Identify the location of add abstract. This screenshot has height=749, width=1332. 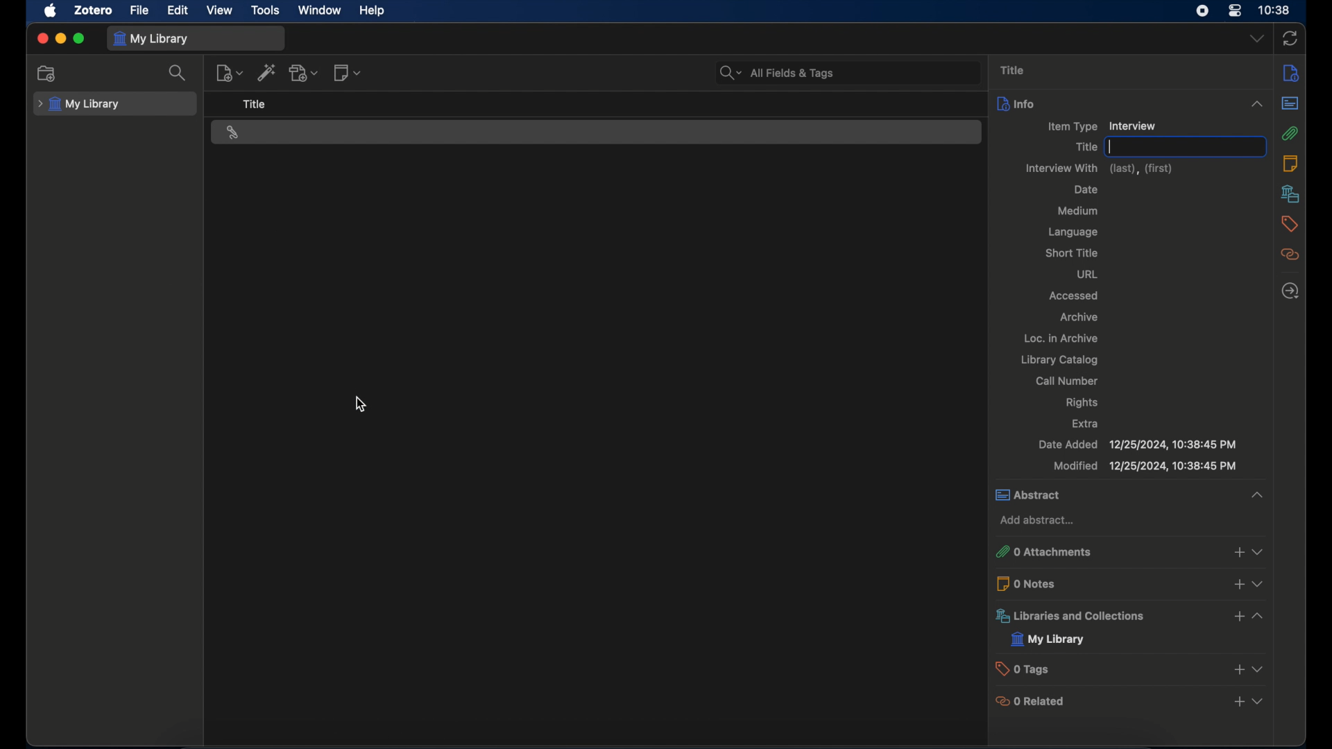
(1039, 520).